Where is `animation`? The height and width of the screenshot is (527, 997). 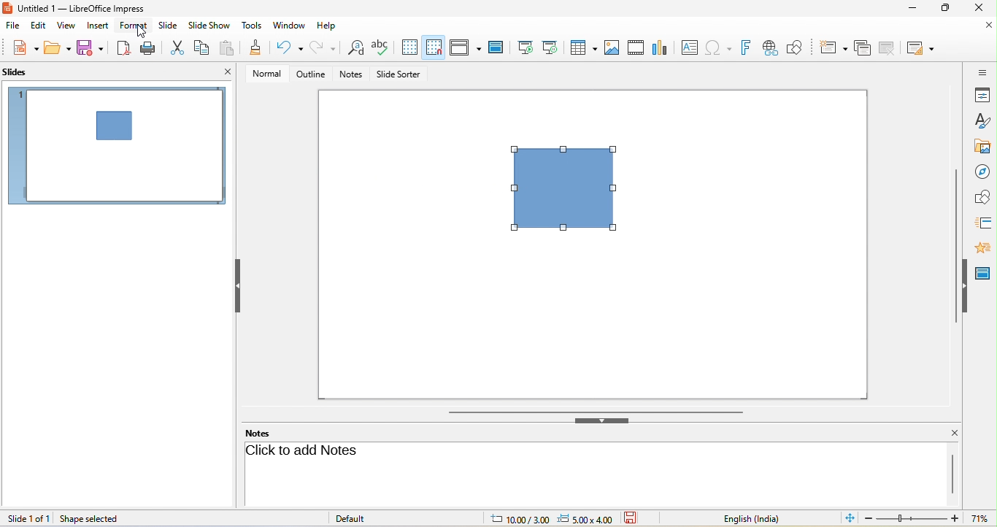
animation is located at coordinates (986, 247).